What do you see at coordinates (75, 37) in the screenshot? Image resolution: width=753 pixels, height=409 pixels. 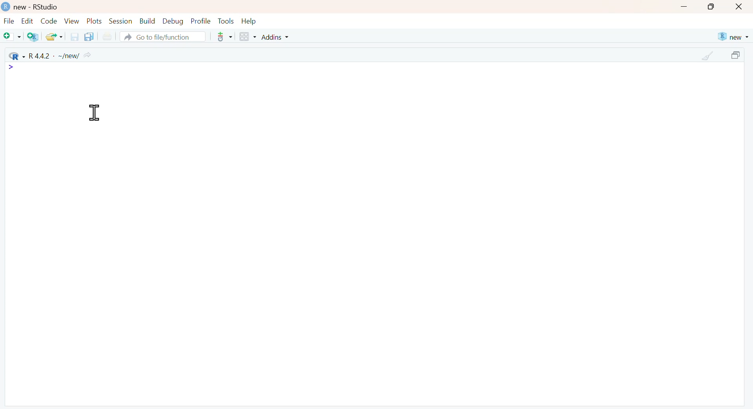 I see `Save the current document` at bounding box center [75, 37].